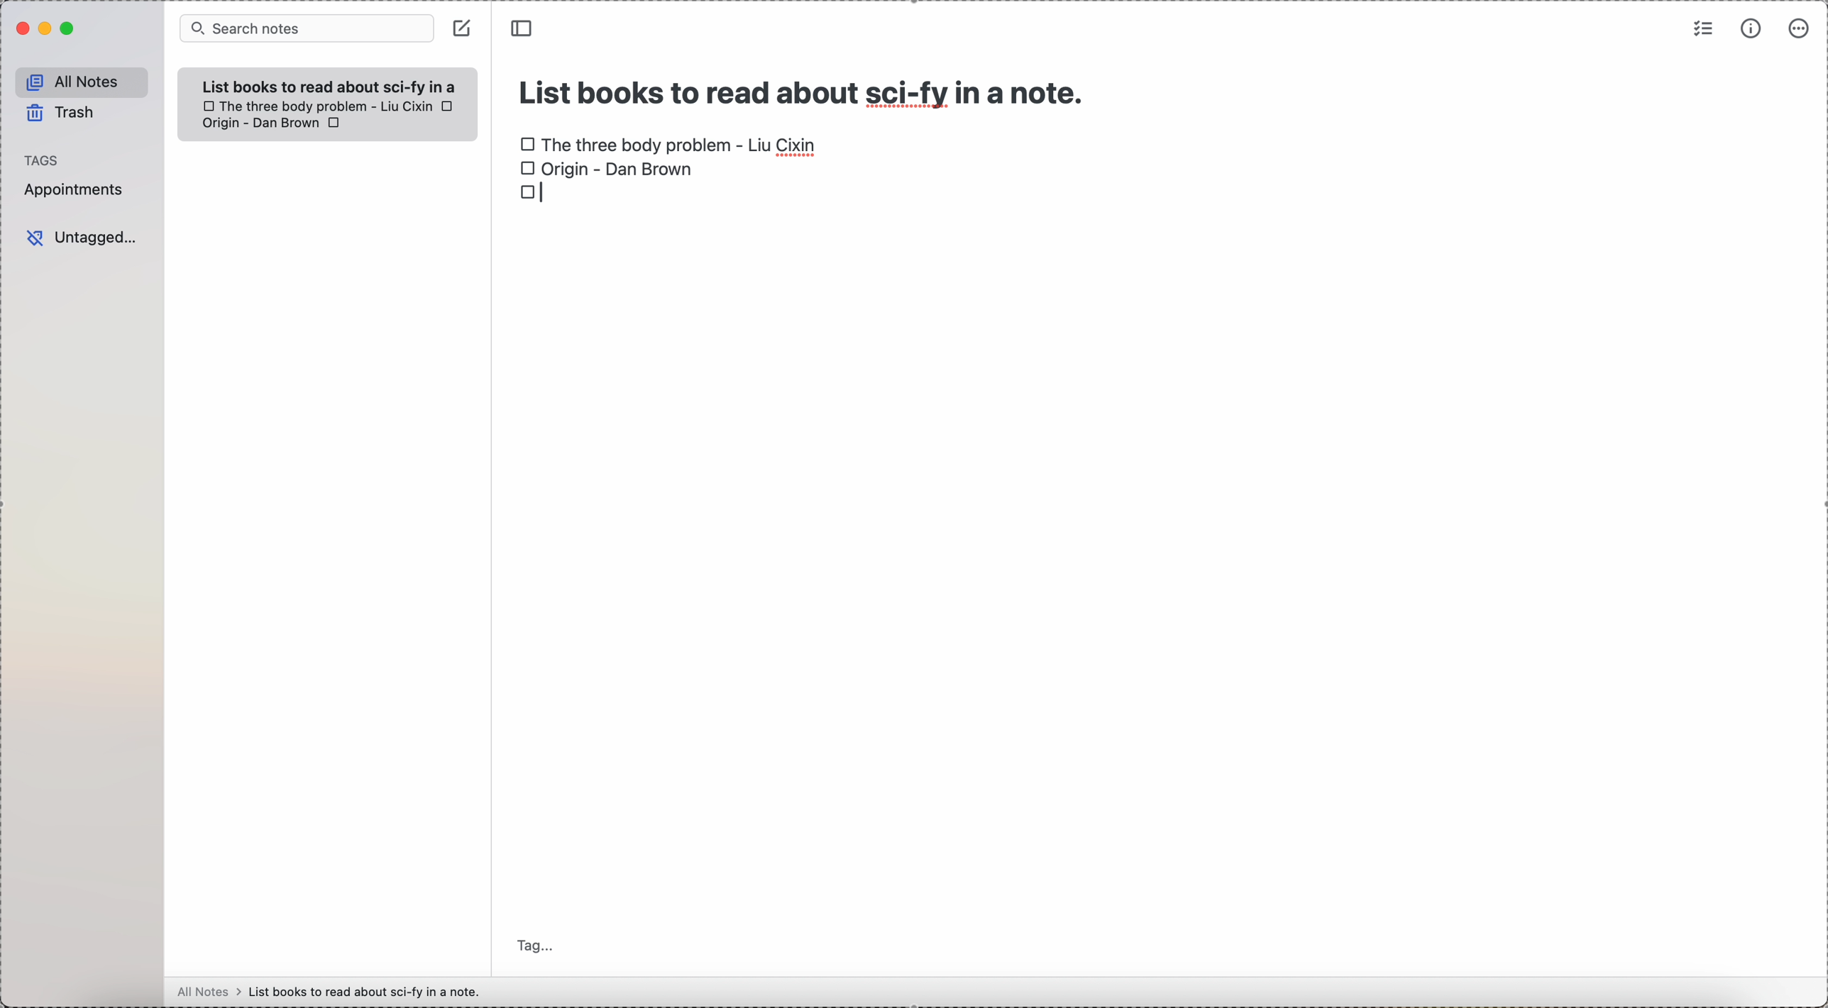  I want to click on title: List books to read about sci-fy in a note., so click(805, 89).